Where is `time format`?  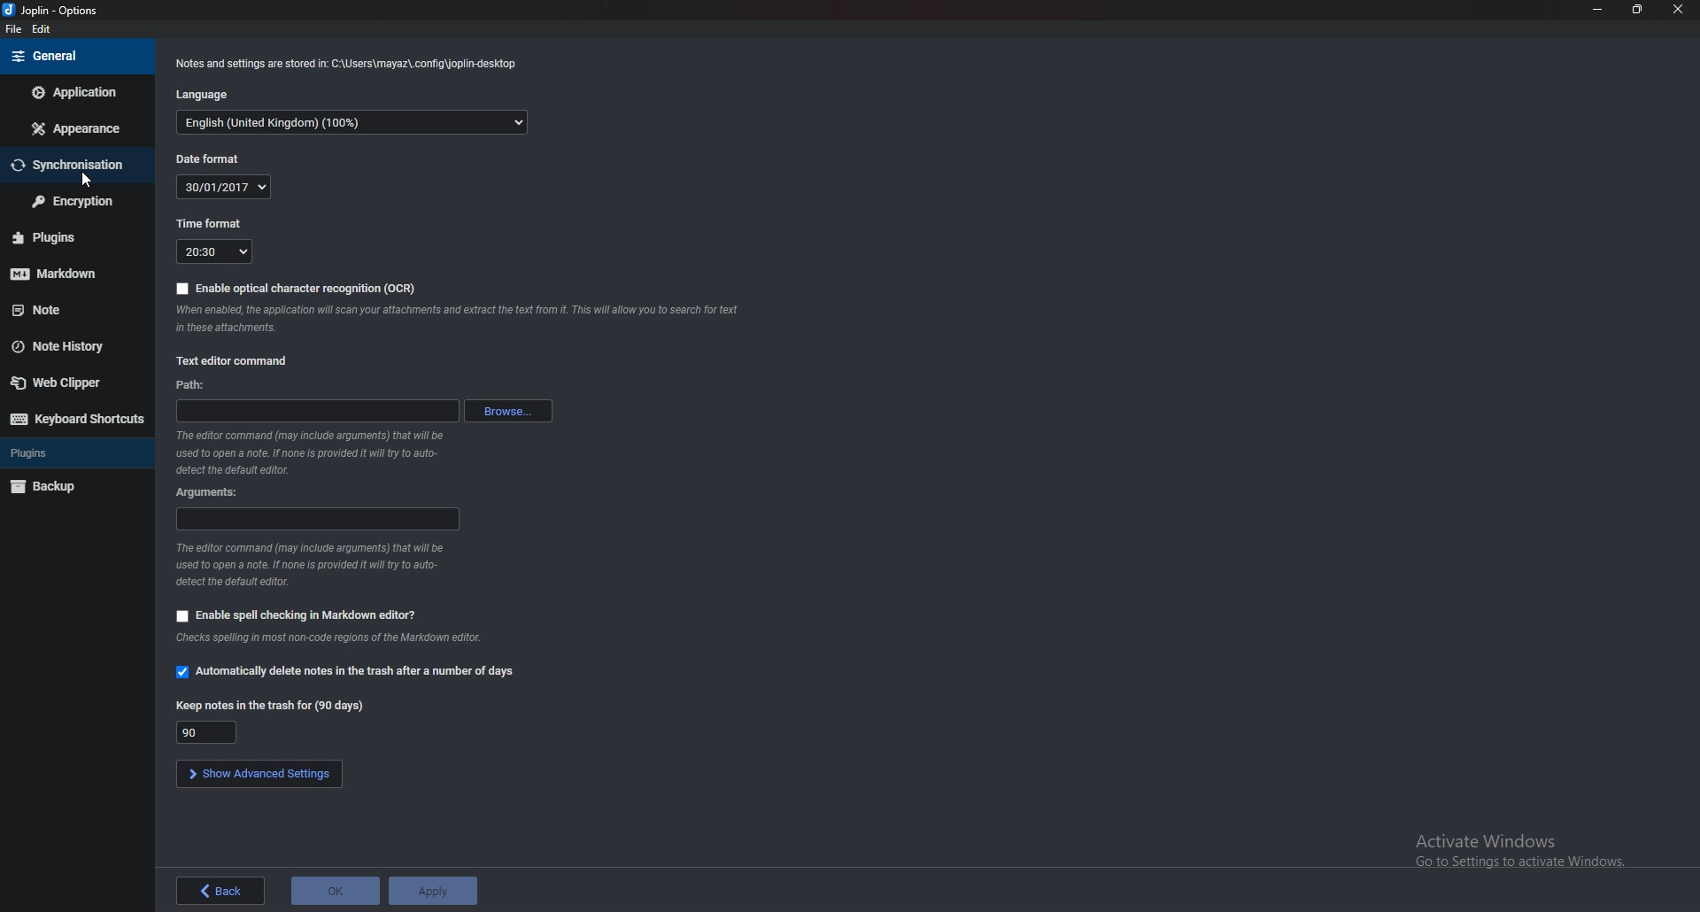 time format is located at coordinates (210, 221).